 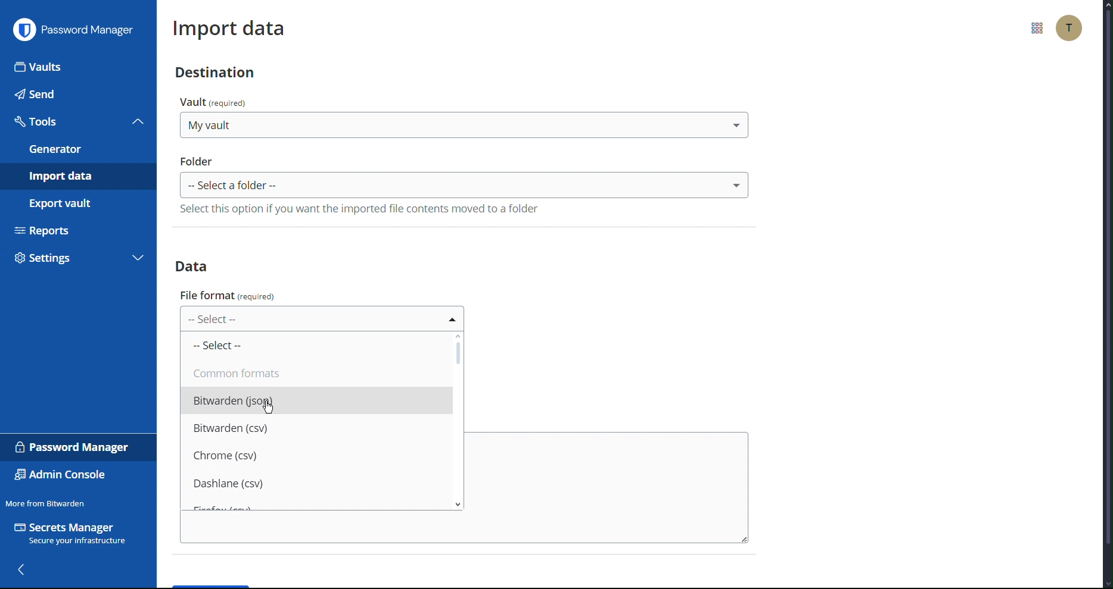 What do you see at coordinates (1106, 584) in the screenshot?
I see `scroll down` at bounding box center [1106, 584].